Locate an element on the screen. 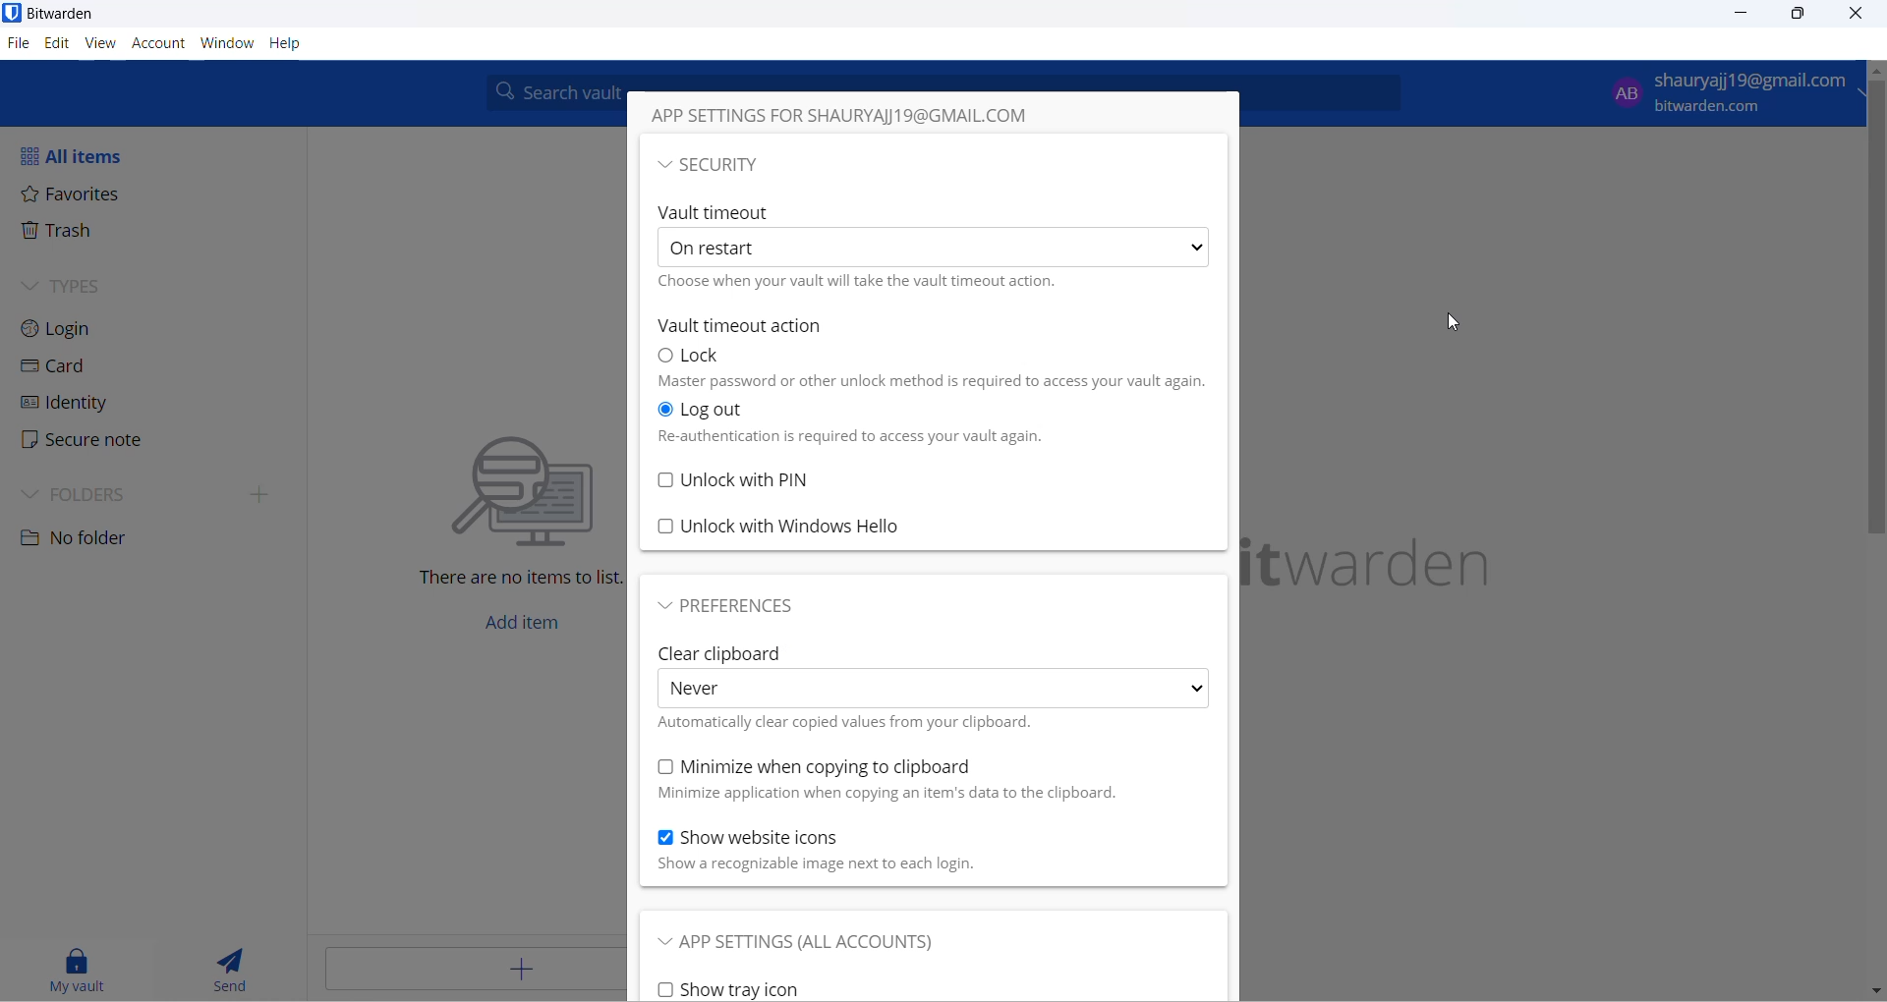 The width and height of the screenshot is (1887, 1002). file  is located at coordinates (21, 46).